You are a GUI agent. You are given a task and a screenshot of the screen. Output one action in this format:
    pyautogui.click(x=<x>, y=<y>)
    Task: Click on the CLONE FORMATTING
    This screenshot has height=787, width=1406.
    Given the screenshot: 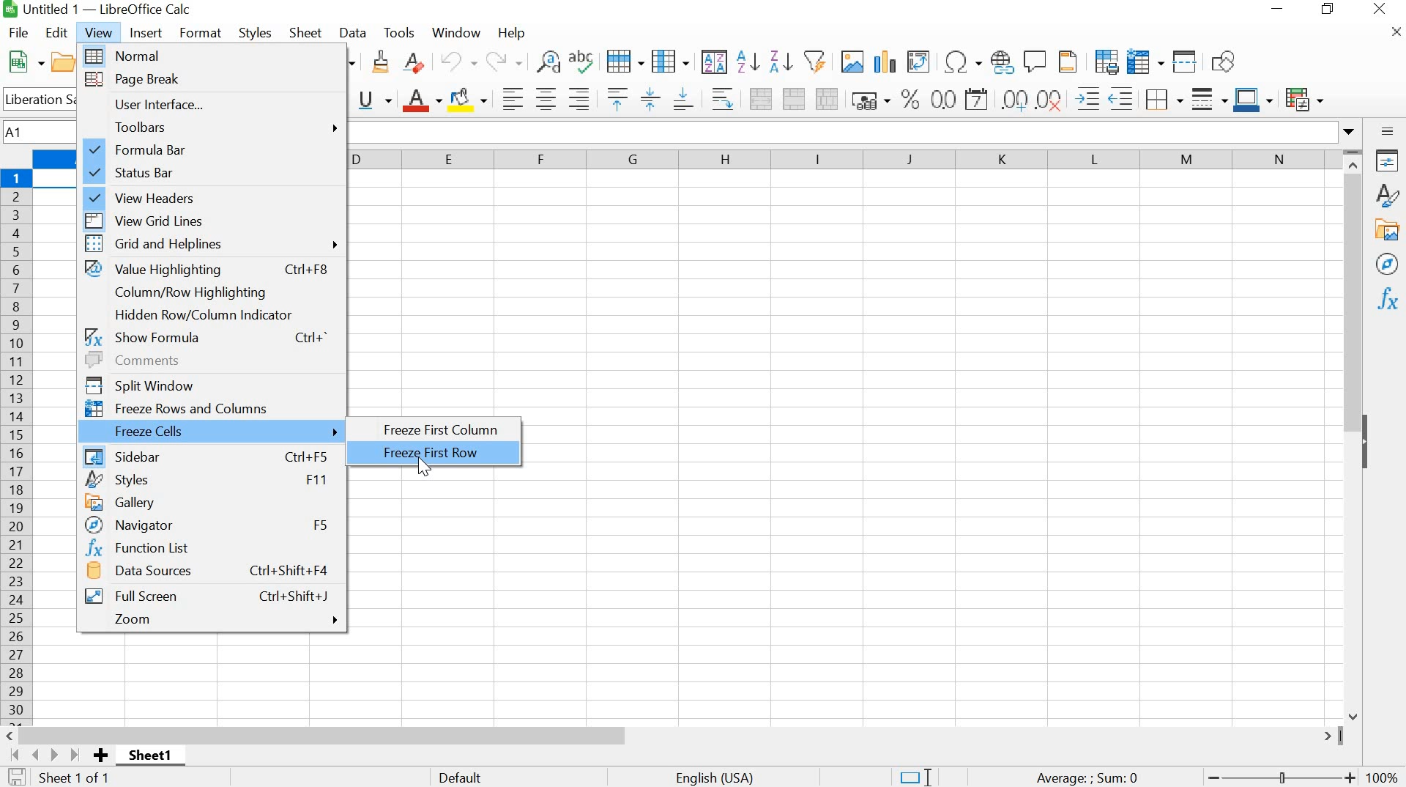 What is the action you would take?
    pyautogui.click(x=379, y=63)
    